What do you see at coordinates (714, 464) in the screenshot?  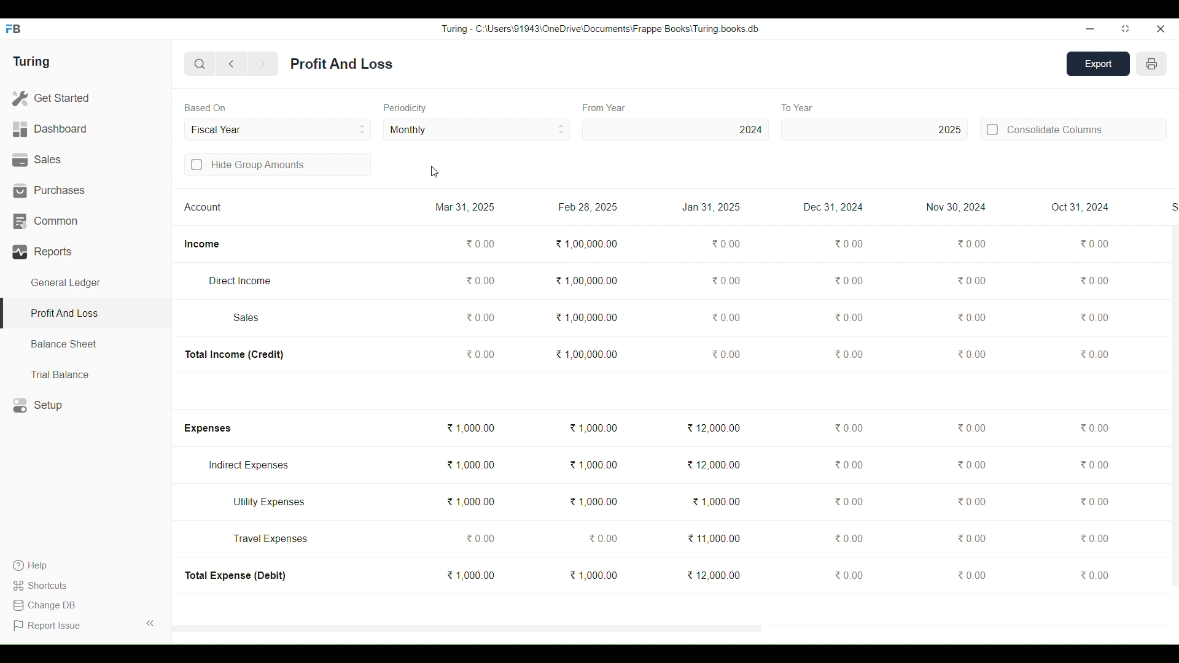 I see `12,000.00` at bounding box center [714, 464].